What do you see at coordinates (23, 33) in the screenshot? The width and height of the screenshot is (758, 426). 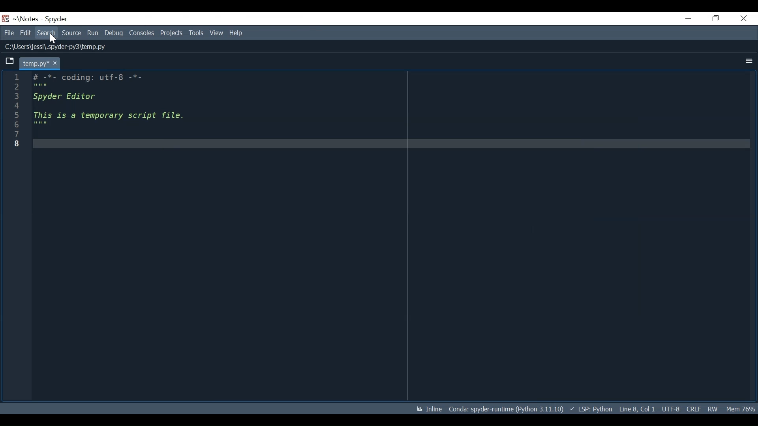 I see `Edit` at bounding box center [23, 33].